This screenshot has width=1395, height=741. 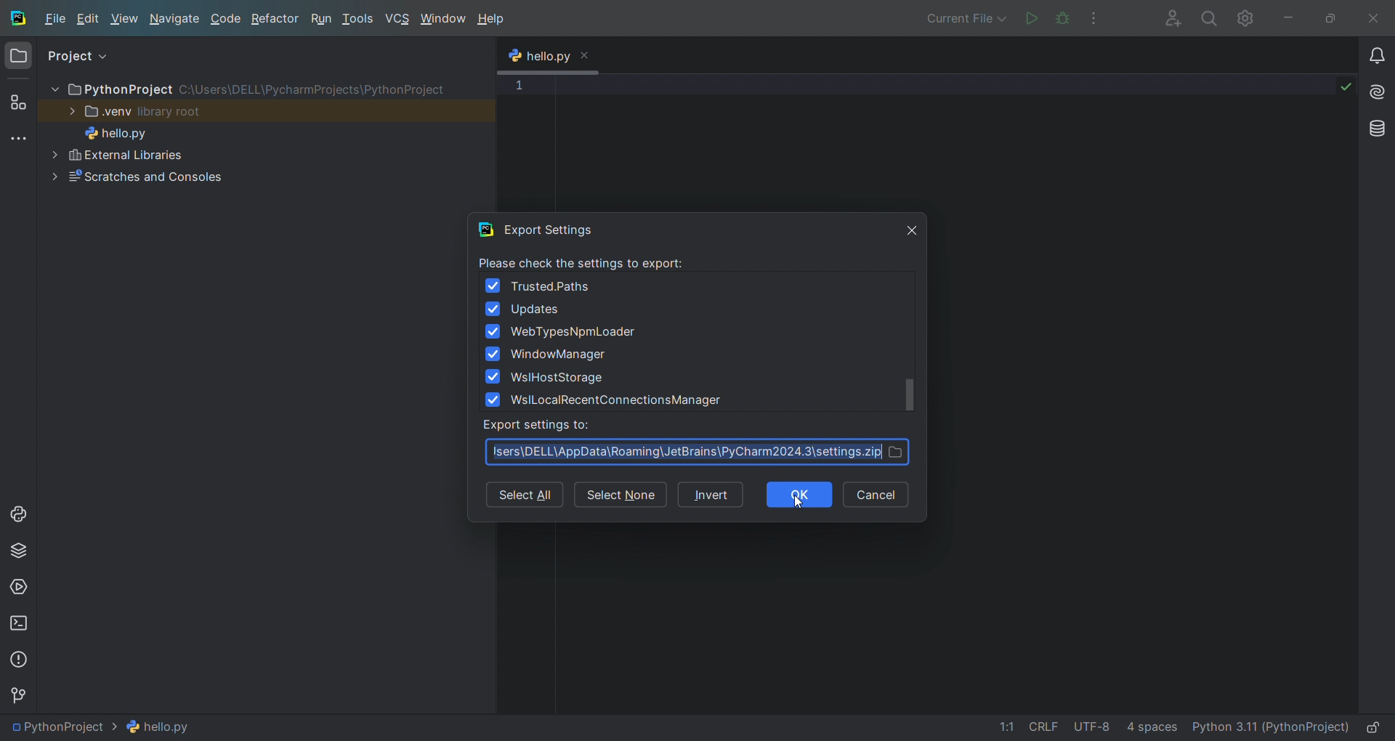 What do you see at coordinates (1167, 17) in the screenshot?
I see `collab` at bounding box center [1167, 17].